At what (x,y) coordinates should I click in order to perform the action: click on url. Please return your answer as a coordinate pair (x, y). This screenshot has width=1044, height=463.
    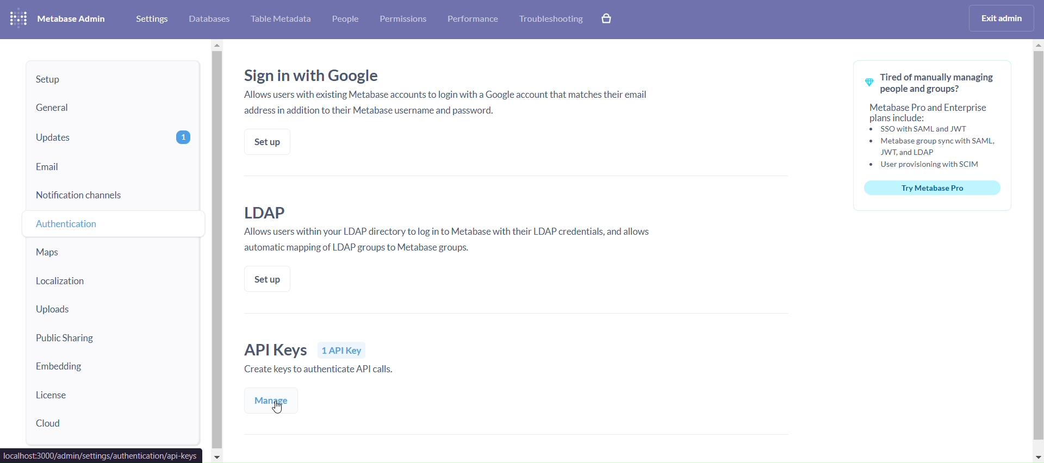
    Looking at the image, I should click on (102, 456).